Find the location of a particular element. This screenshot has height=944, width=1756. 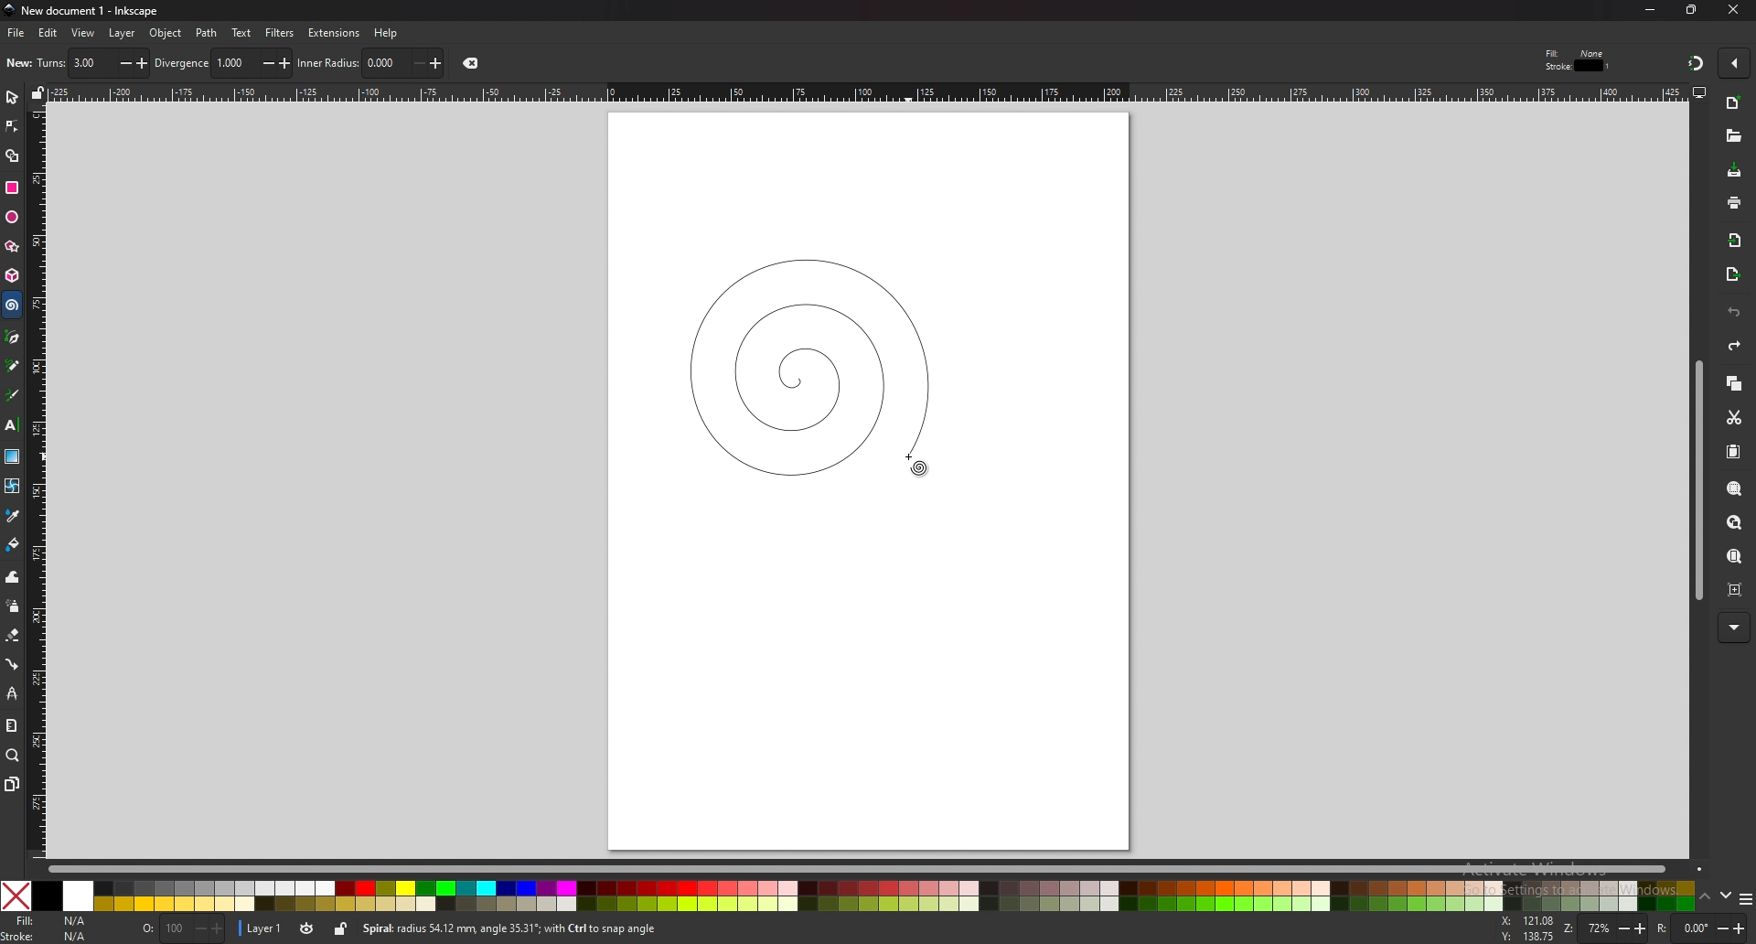

zoom page is located at coordinates (1734, 557).